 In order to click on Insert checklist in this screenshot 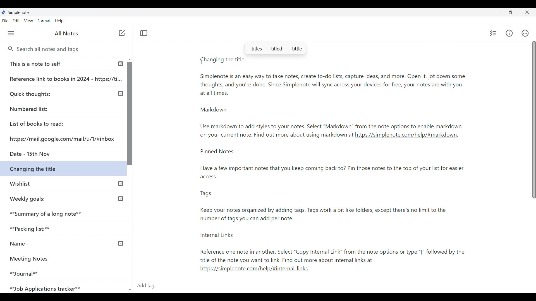, I will do `click(493, 33)`.